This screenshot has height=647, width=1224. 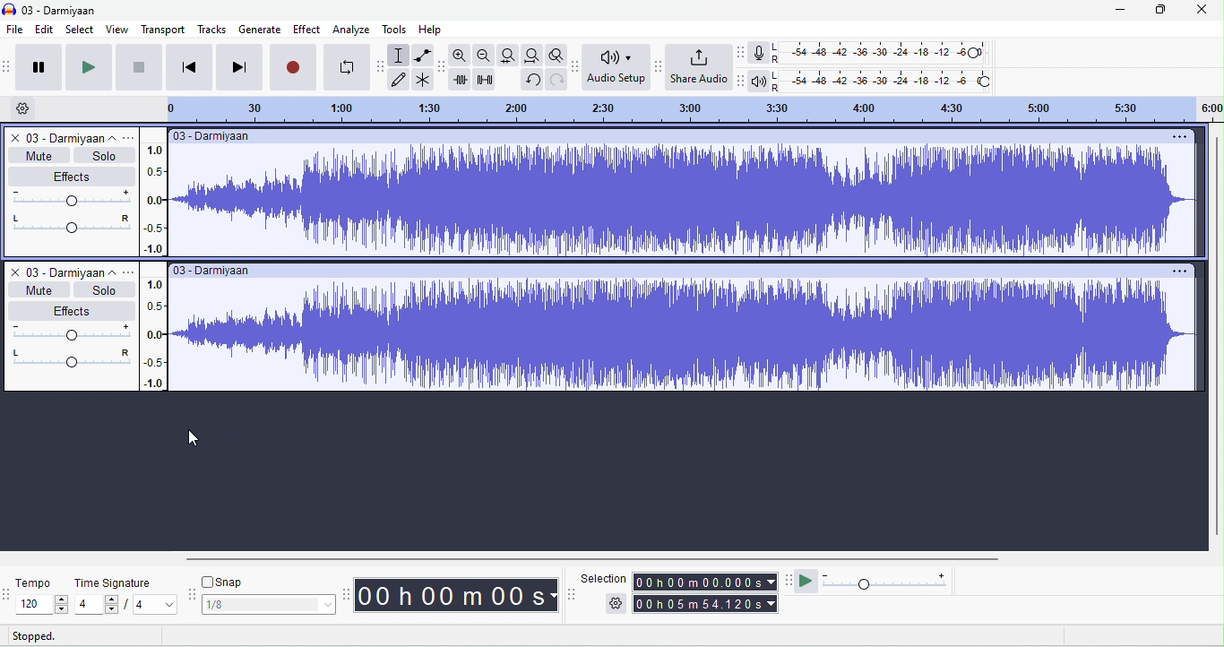 I want to click on analyze, so click(x=353, y=29).